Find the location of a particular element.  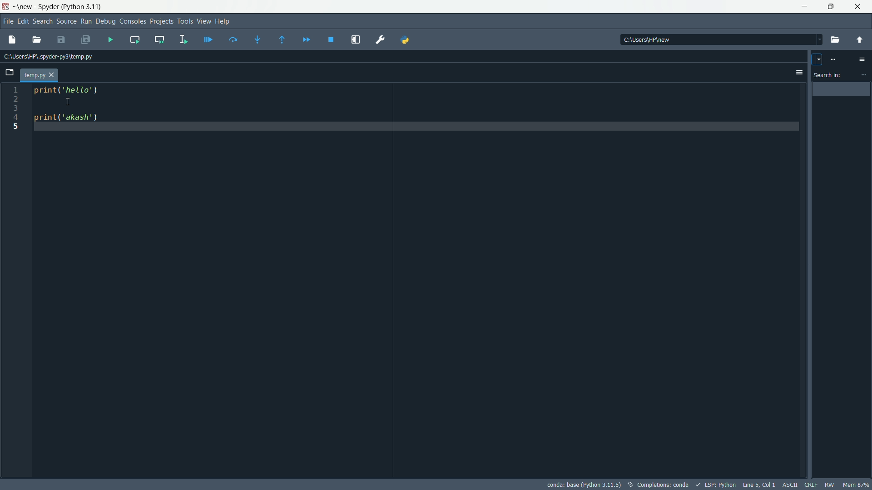

rstore is located at coordinates (833, 7).